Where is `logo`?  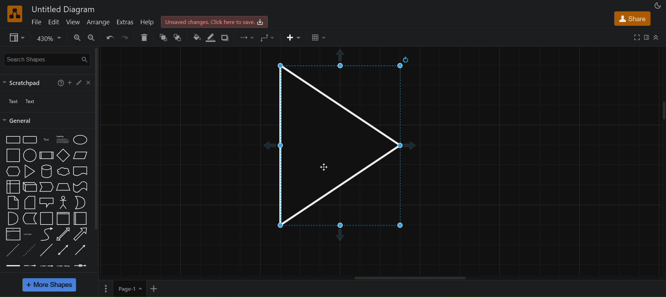 logo is located at coordinates (14, 14).